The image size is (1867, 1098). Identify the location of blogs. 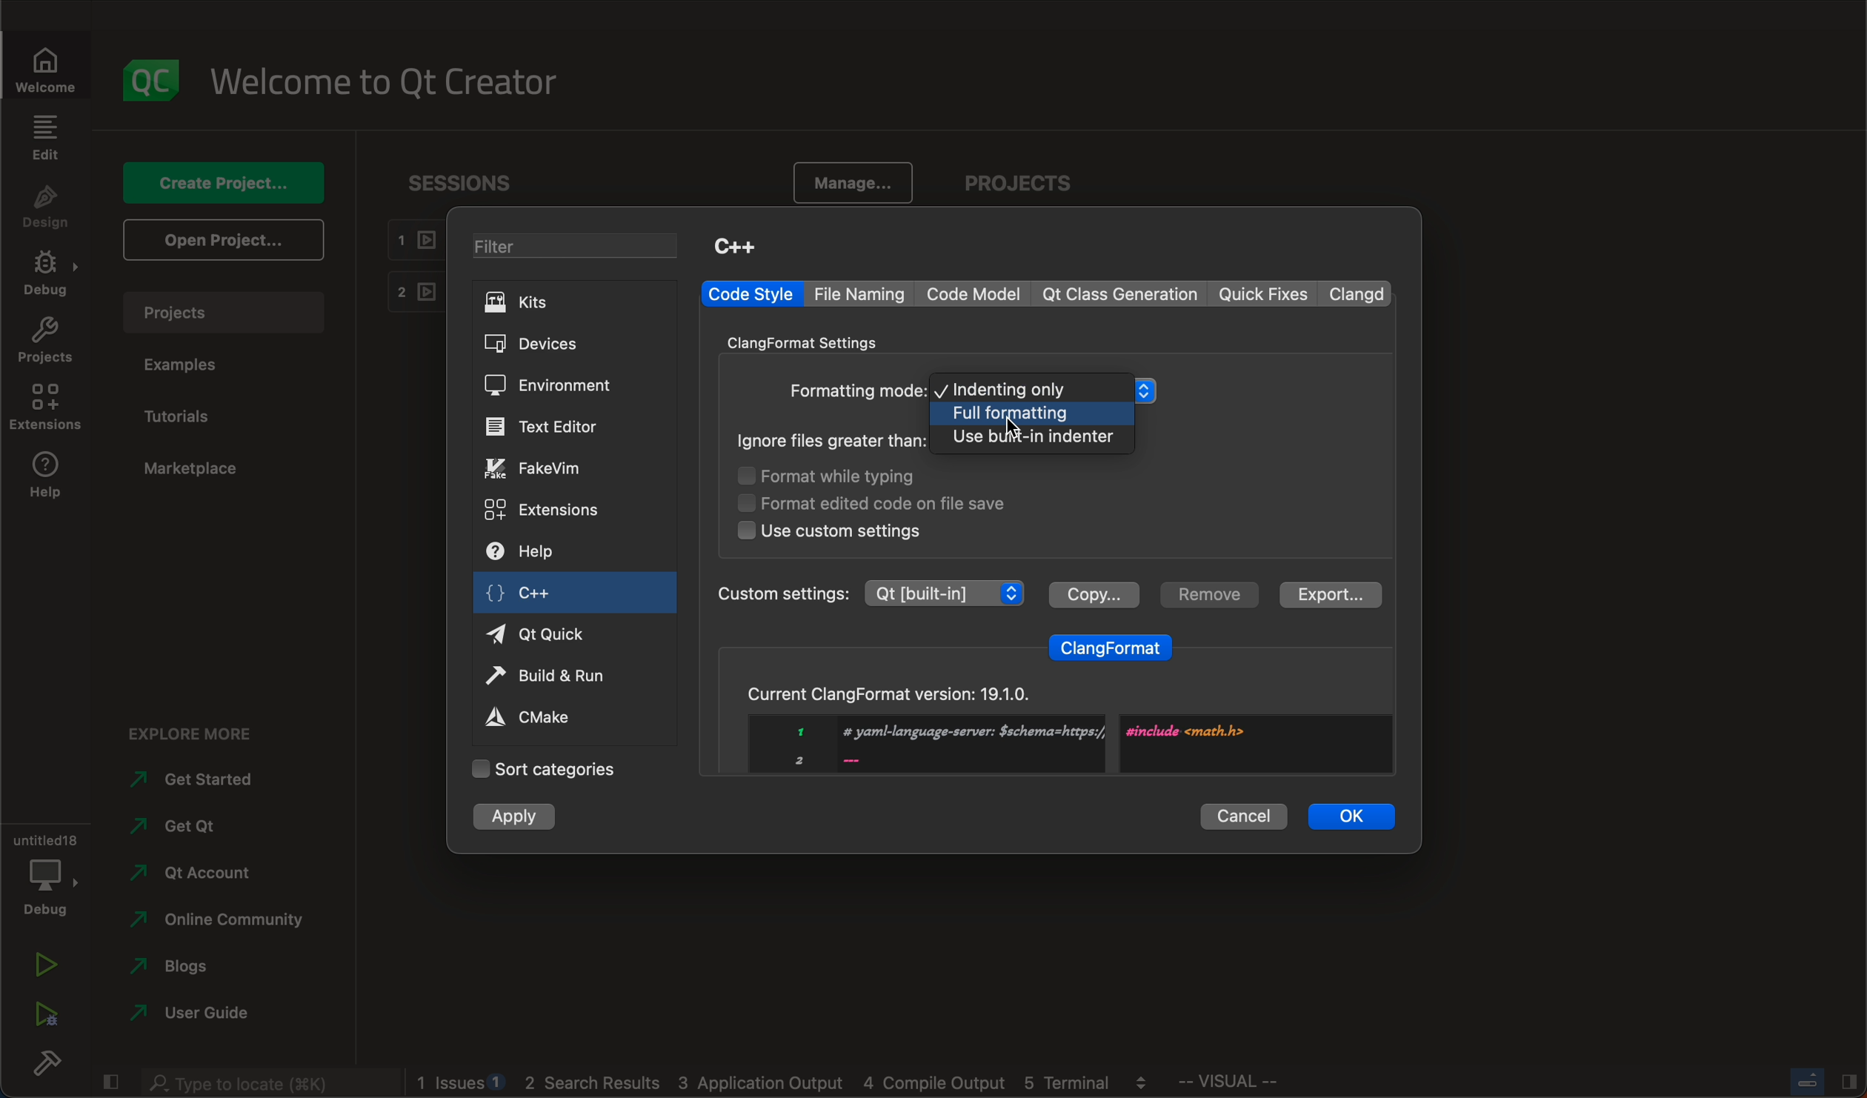
(192, 970).